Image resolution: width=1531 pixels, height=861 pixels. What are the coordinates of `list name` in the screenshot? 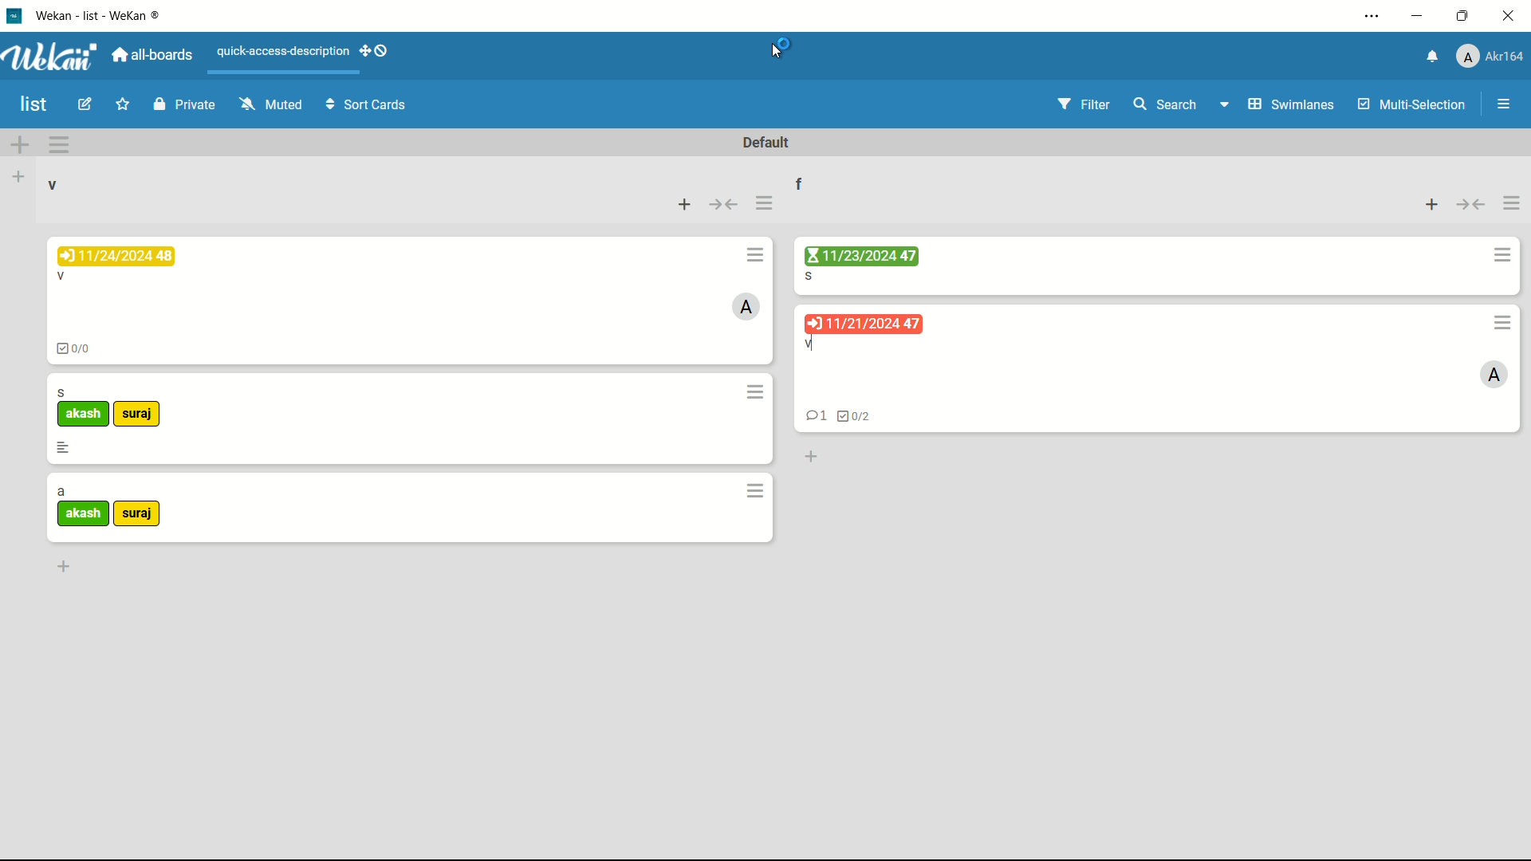 It's located at (801, 183).